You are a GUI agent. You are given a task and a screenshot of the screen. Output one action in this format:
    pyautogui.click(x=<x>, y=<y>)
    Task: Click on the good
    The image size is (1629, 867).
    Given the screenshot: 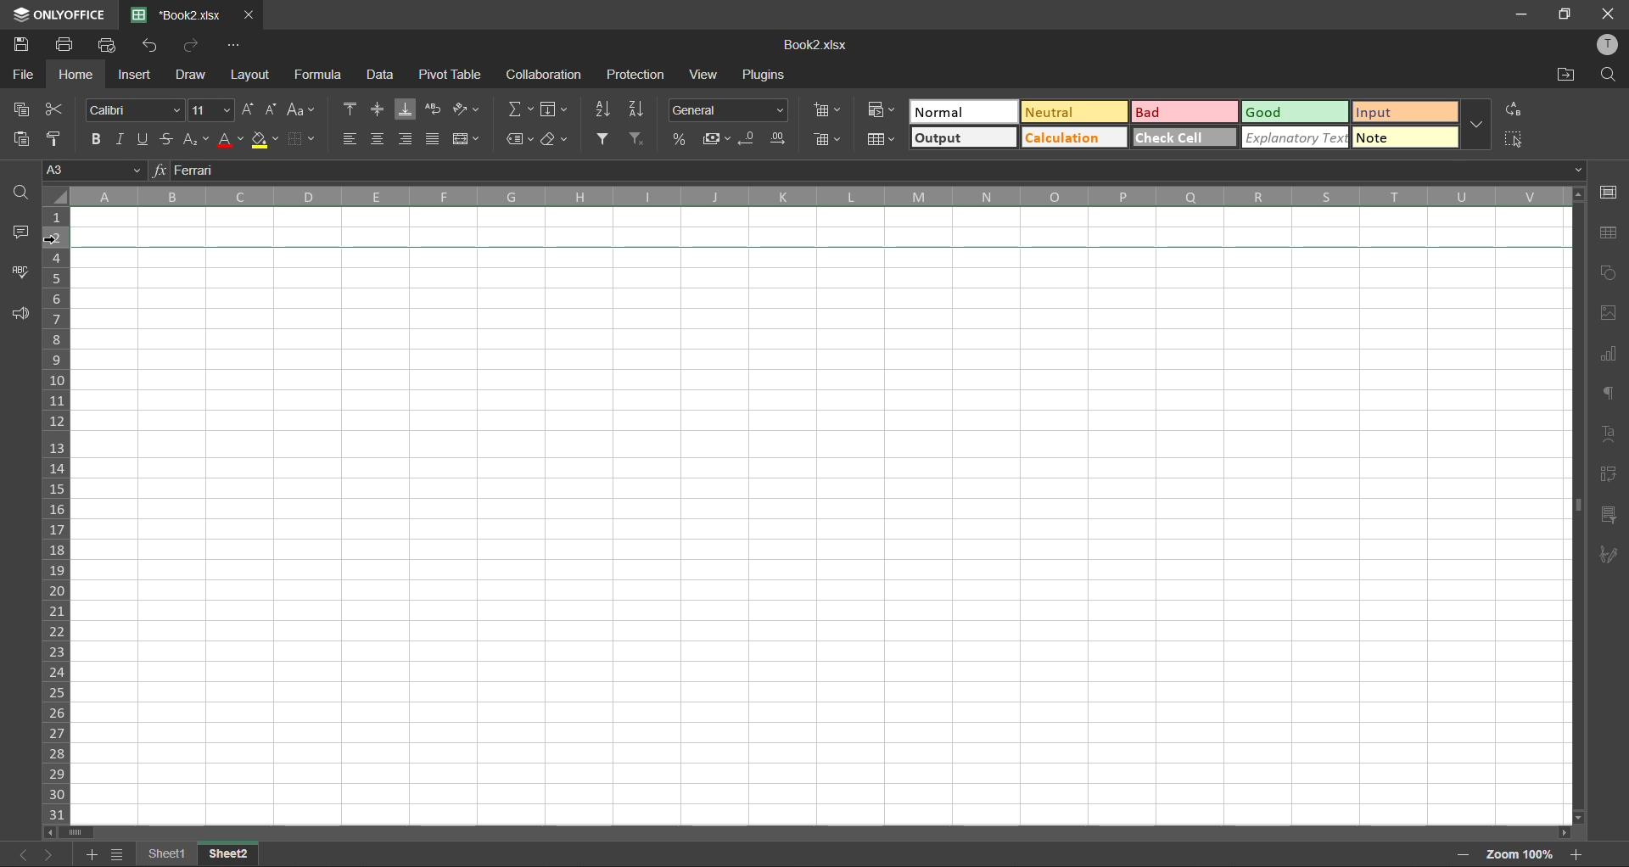 What is the action you would take?
    pyautogui.click(x=1297, y=111)
    